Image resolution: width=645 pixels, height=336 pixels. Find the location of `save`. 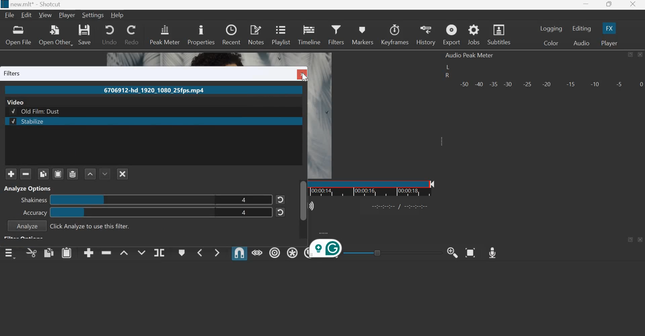

save is located at coordinates (86, 35).